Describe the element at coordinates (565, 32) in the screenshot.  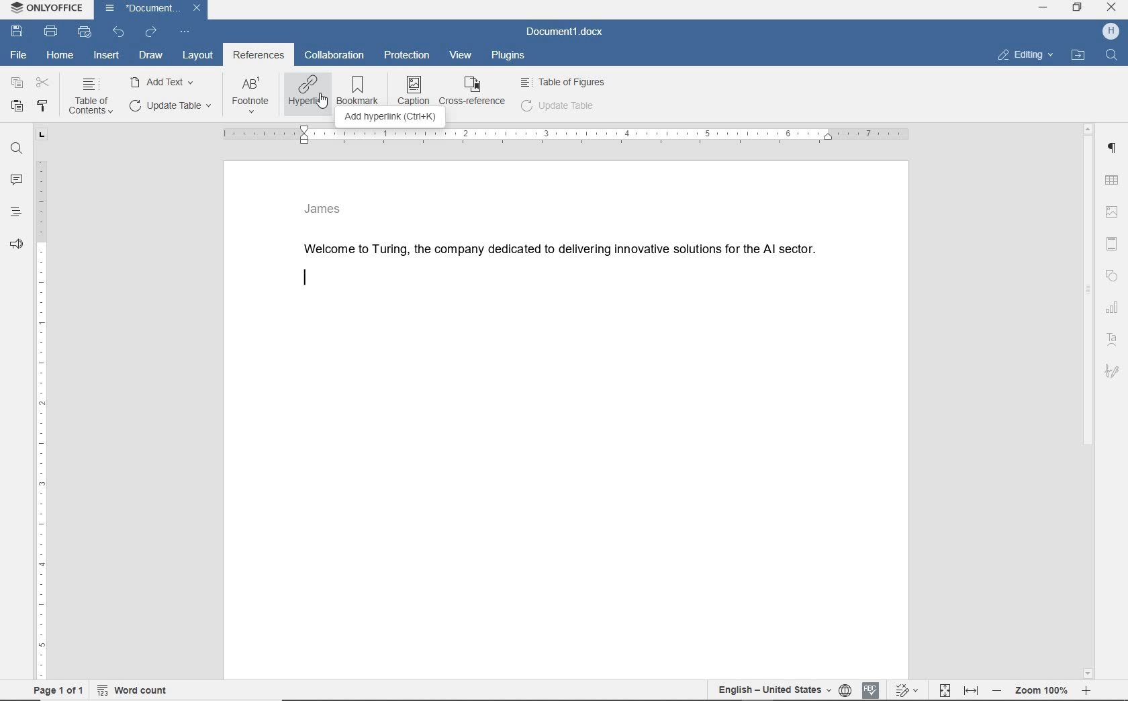
I see `document name` at that location.